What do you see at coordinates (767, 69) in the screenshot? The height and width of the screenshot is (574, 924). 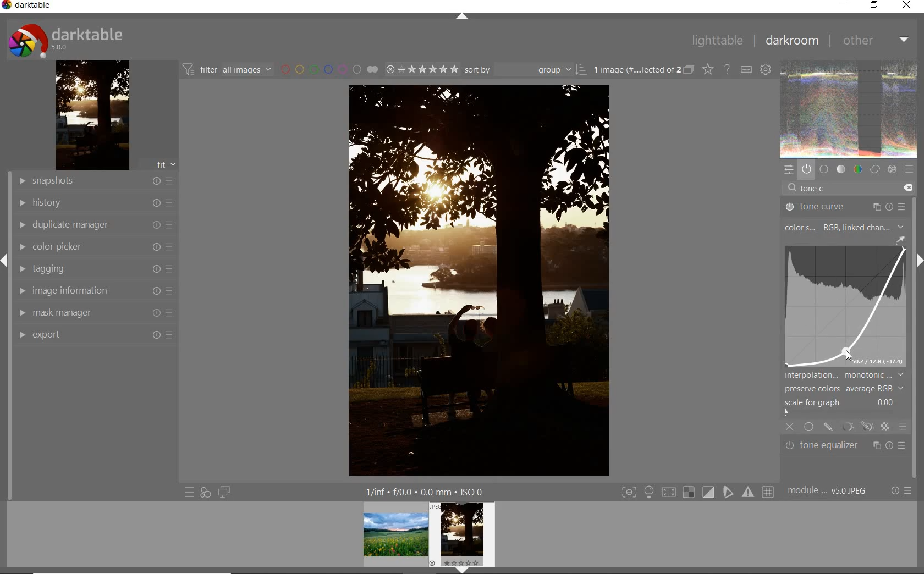 I see `define keyboard shortcuts` at bounding box center [767, 69].